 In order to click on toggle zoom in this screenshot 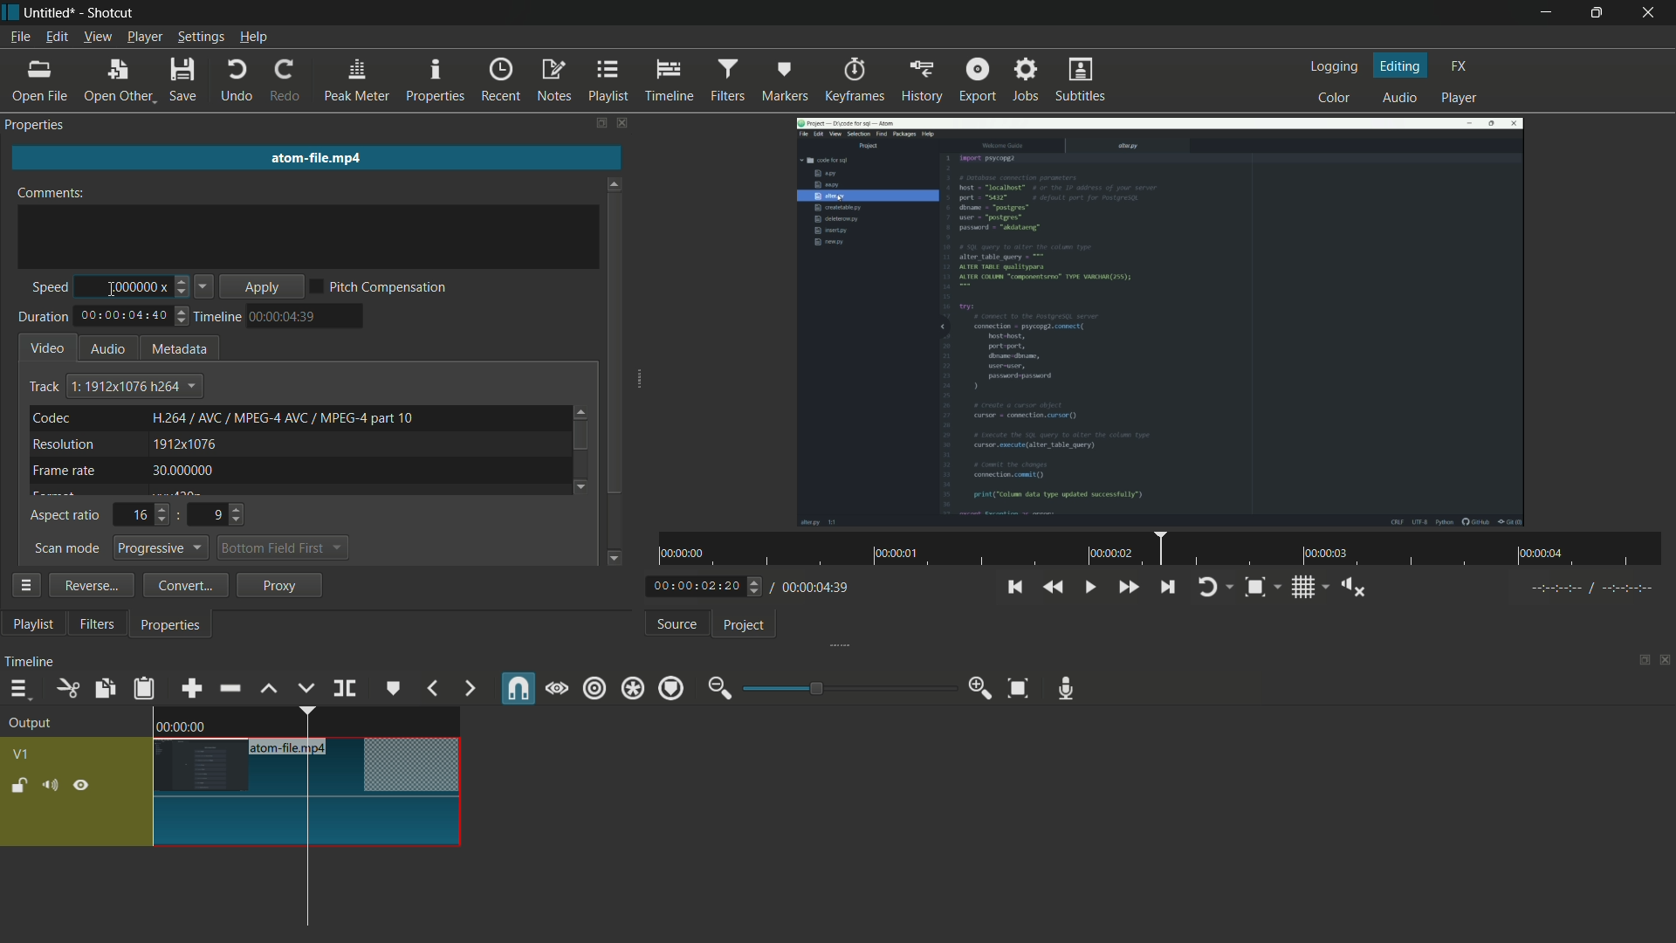, I will do `click(1258, 587)`.